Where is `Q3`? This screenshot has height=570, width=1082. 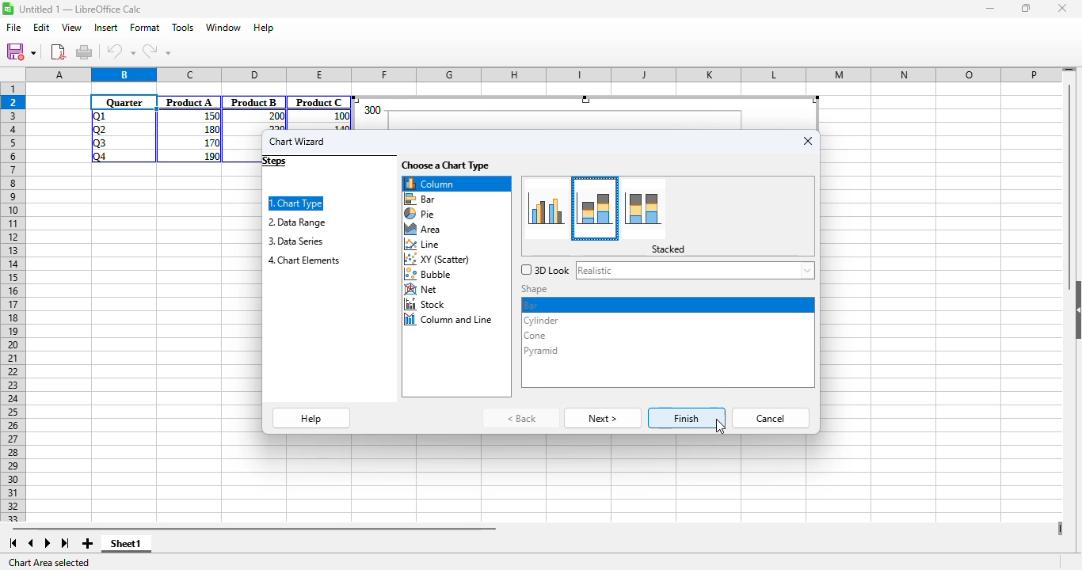 Q3 is located at coordinates (99, 143).